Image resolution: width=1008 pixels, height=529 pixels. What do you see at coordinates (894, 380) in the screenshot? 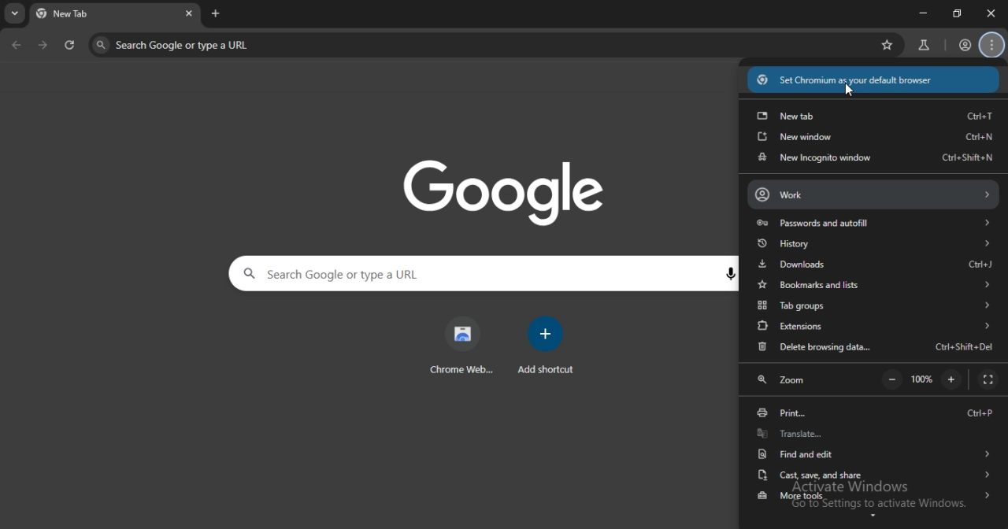
I see `zoom out` at bounding box center [894, 380].